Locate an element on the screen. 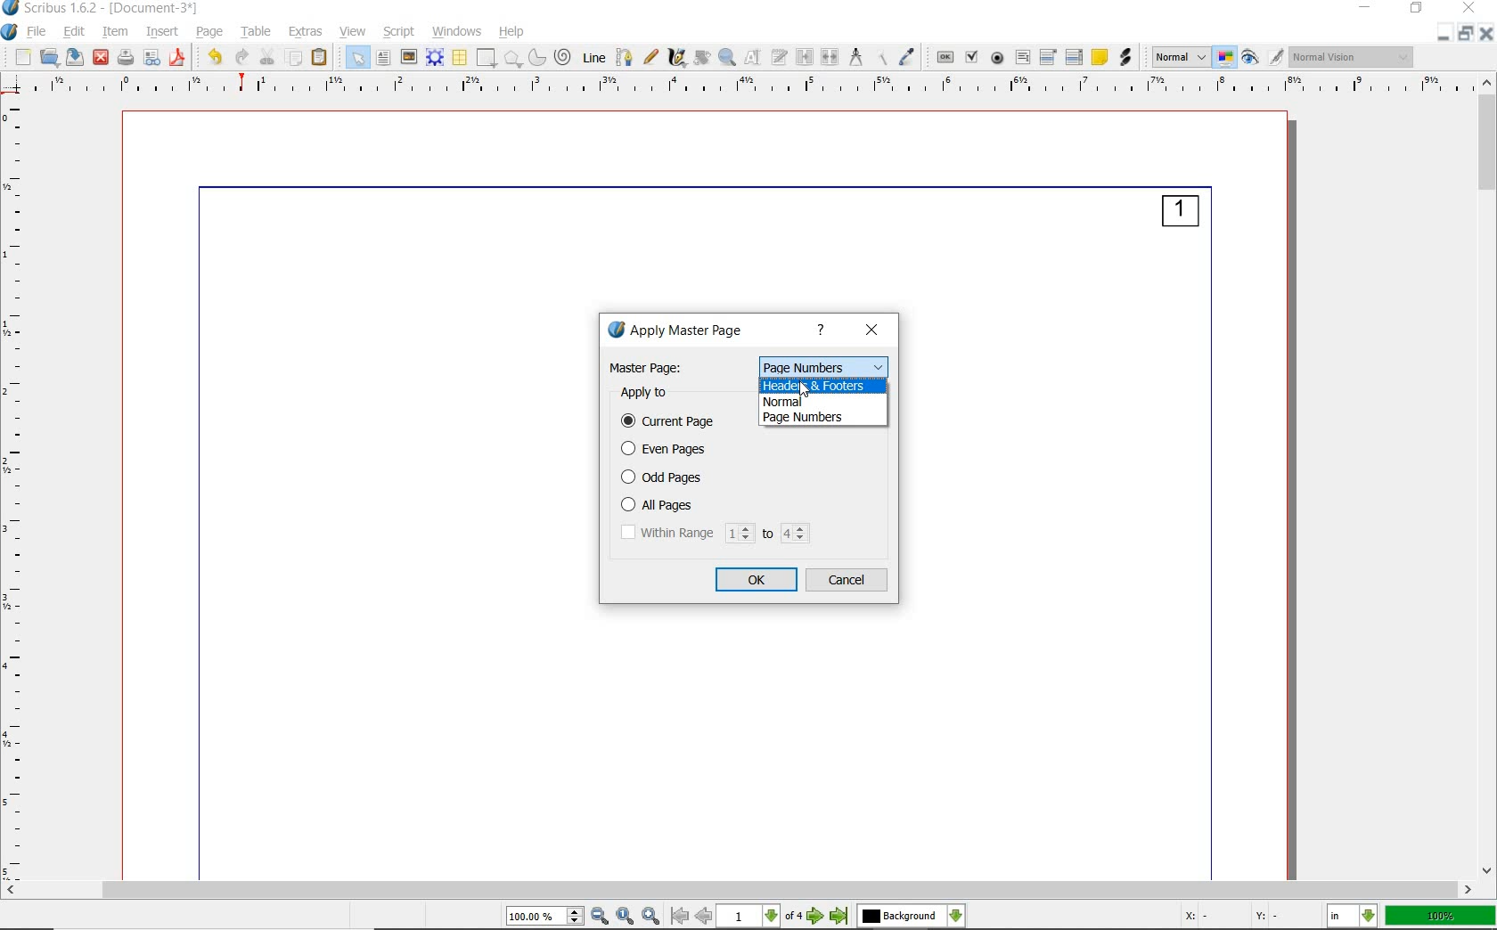  line is located at coordinates (593, 58).